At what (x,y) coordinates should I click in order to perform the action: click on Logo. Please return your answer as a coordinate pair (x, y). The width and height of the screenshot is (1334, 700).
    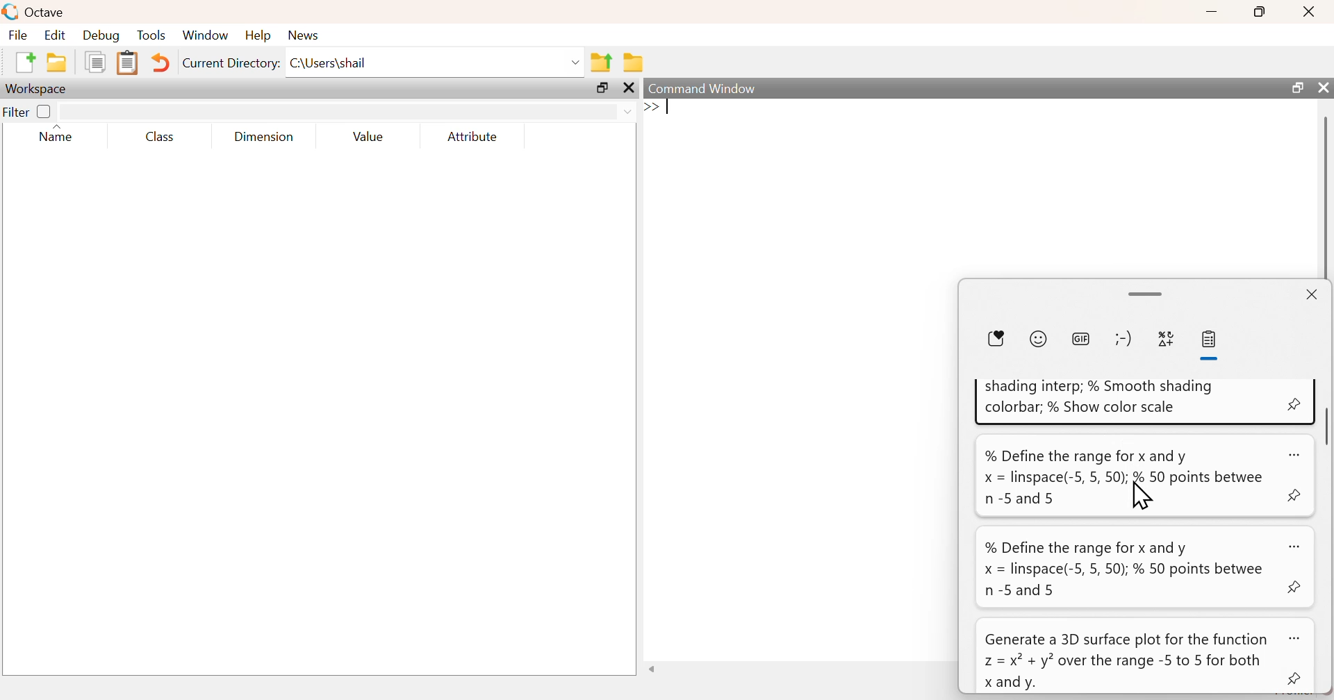
    Looking at the image, I should click on (12, 12).